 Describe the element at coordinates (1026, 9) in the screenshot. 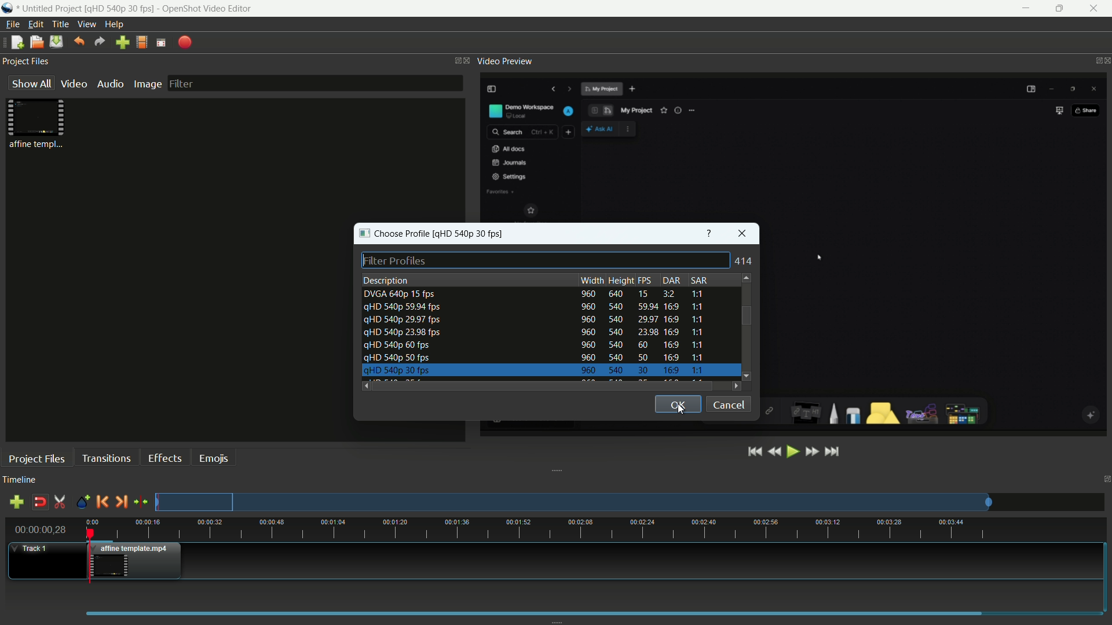

I see `minimize` at that location.